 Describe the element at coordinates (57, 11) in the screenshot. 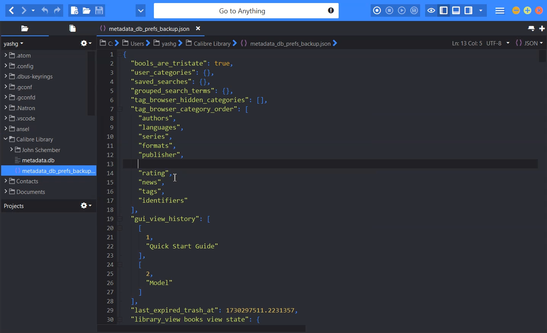

I see `Redo last action` at that location.